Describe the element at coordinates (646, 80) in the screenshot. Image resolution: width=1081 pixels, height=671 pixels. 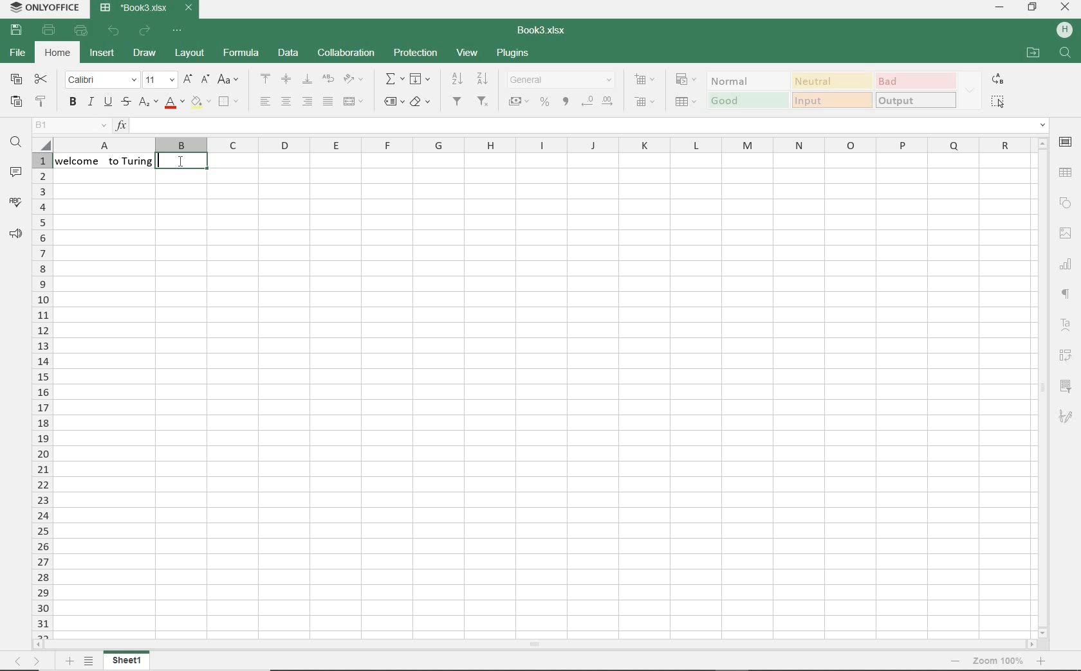
I see `insert cells` at that location.